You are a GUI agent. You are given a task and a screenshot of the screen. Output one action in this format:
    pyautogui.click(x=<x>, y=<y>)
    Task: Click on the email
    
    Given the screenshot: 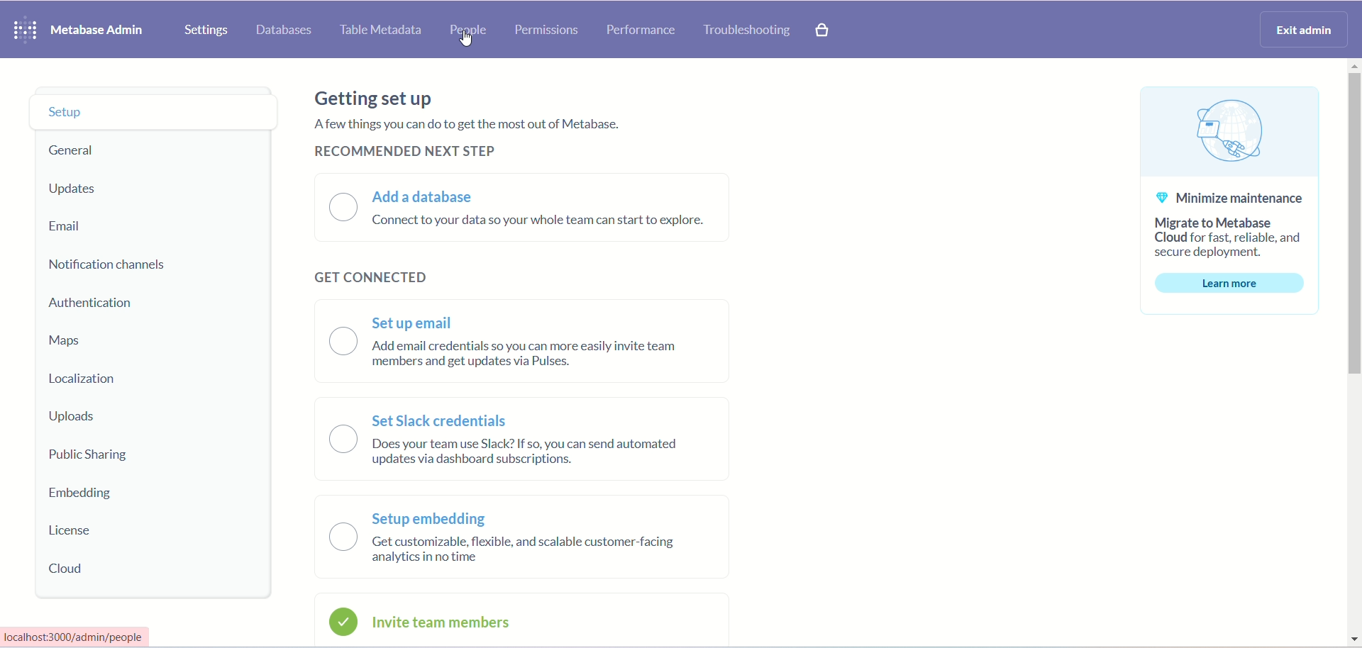 What is the action you would take?
    pyautogui.click(x=71, y=227)
    